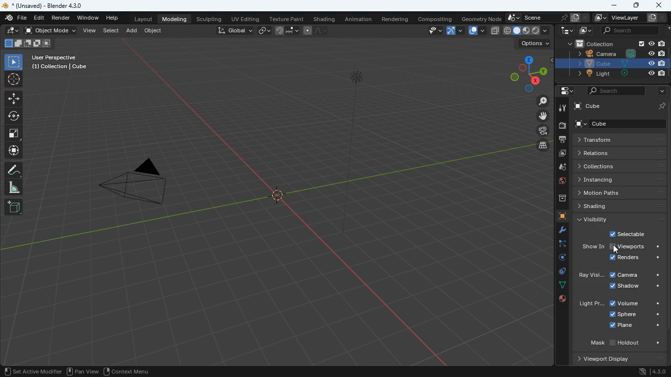 Image resolution: width=671 pixels, height=377 pixels. I want to click on pan view, so click(82, 371).